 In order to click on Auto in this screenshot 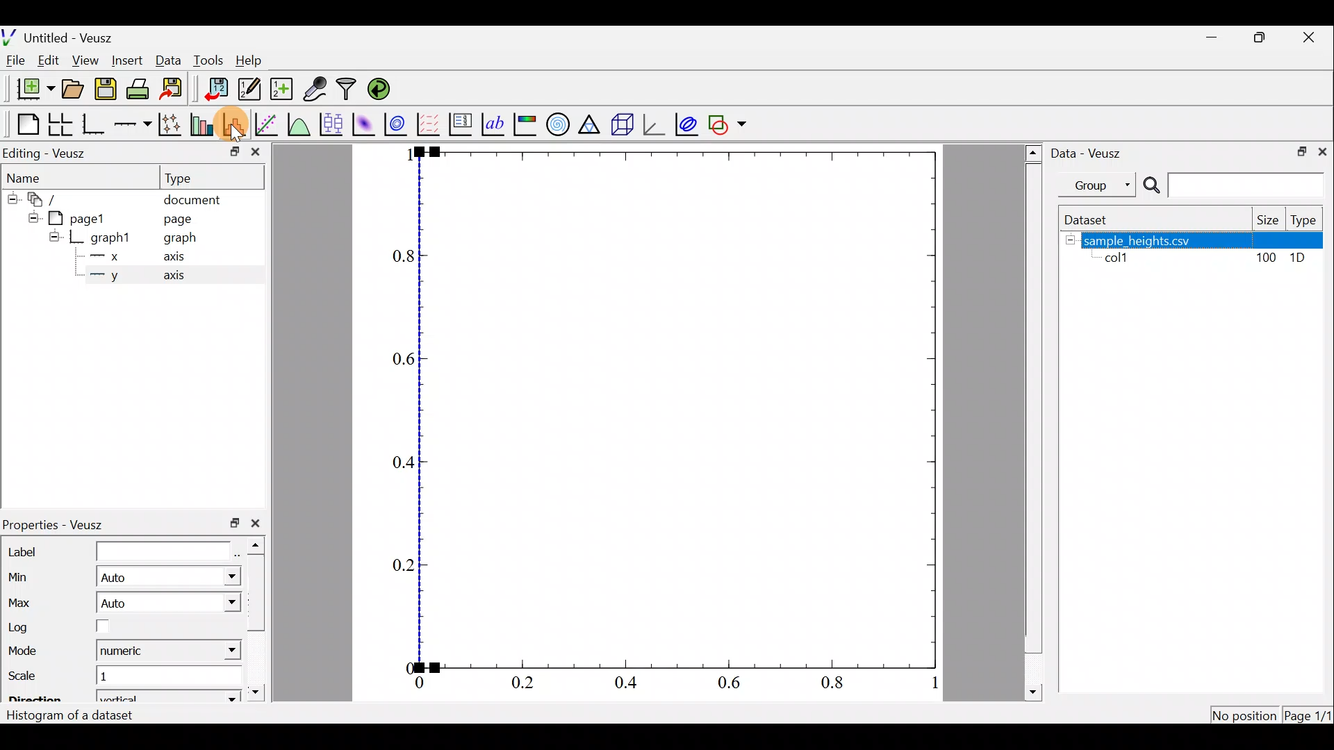, I will do `click(115, 605)`.